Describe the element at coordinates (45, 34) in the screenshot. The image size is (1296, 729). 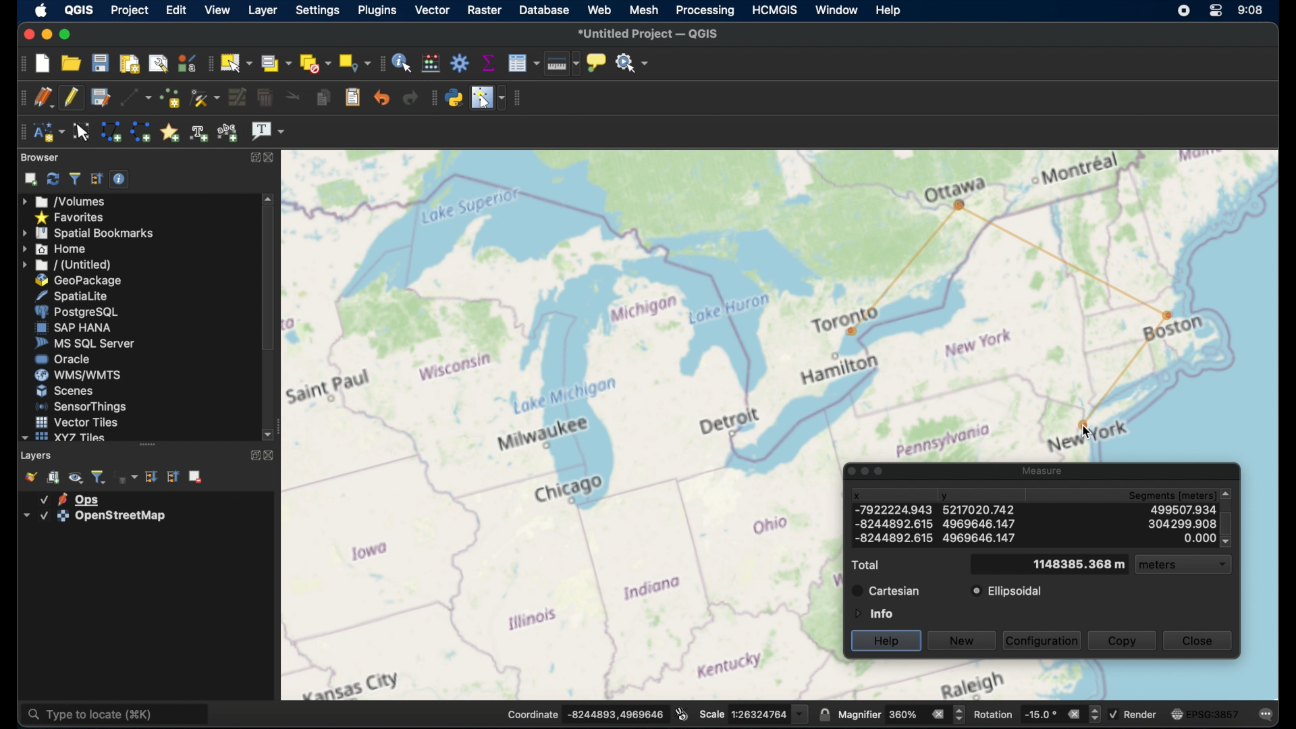
I see `minimize` at that location.